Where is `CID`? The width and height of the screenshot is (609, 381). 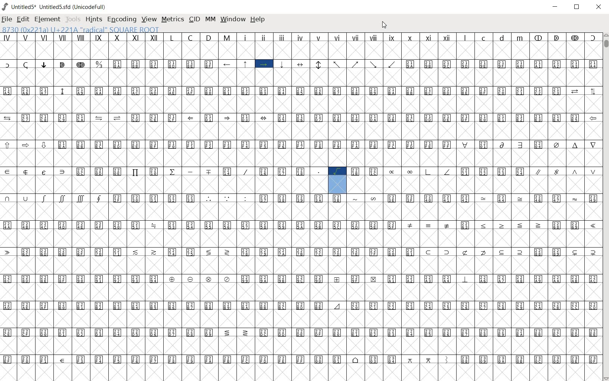 CID is located at coordinates (194, 19).